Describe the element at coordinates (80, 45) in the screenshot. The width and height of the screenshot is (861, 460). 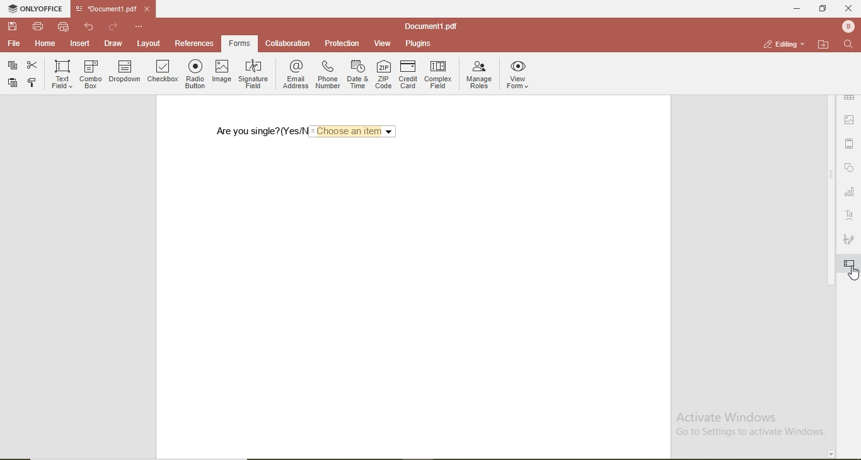
I see `insert` at that location.